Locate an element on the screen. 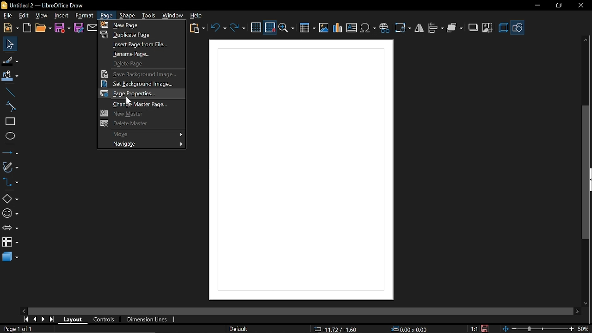  Rotate is located at coordinates (403, 28).